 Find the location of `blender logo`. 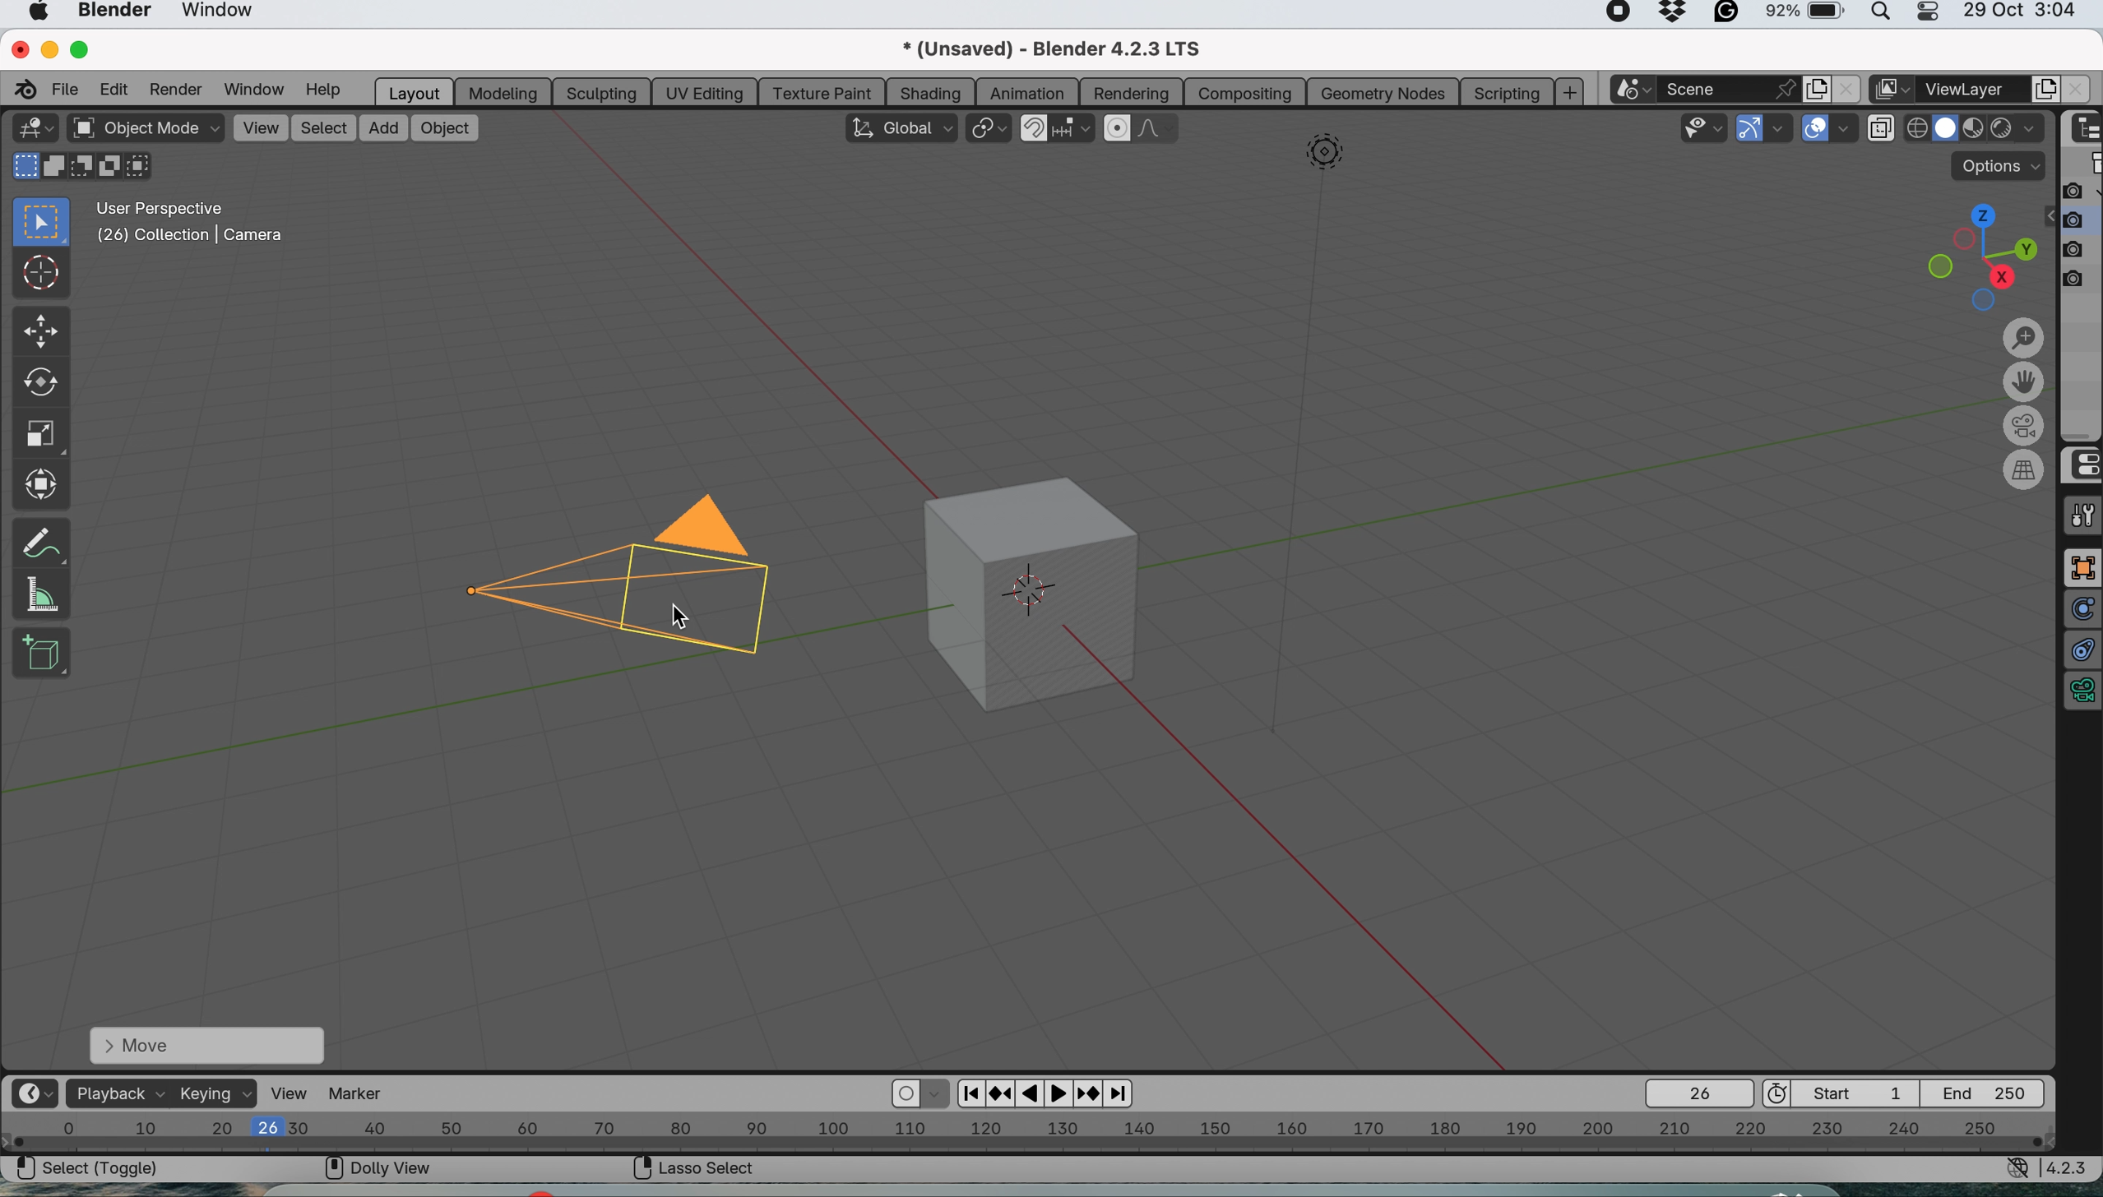

blender logo is located at coordinates (22, 89).